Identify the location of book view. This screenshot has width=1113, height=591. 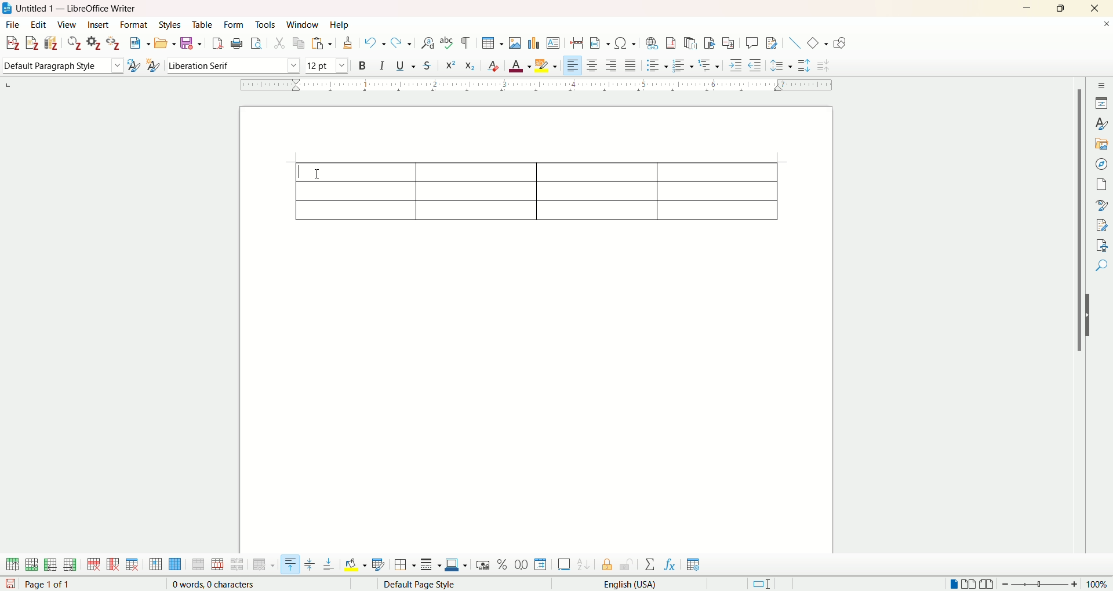
(987, 584).